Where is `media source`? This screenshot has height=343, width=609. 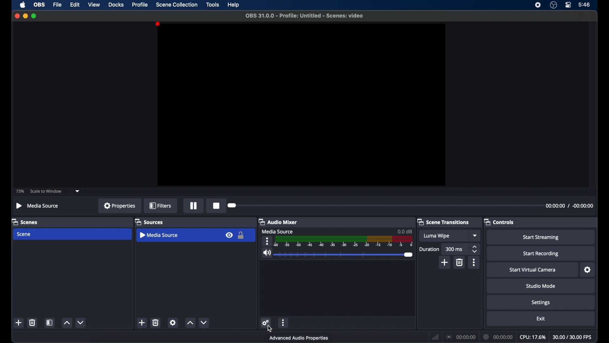
media source is located at coordinates (159, 235).